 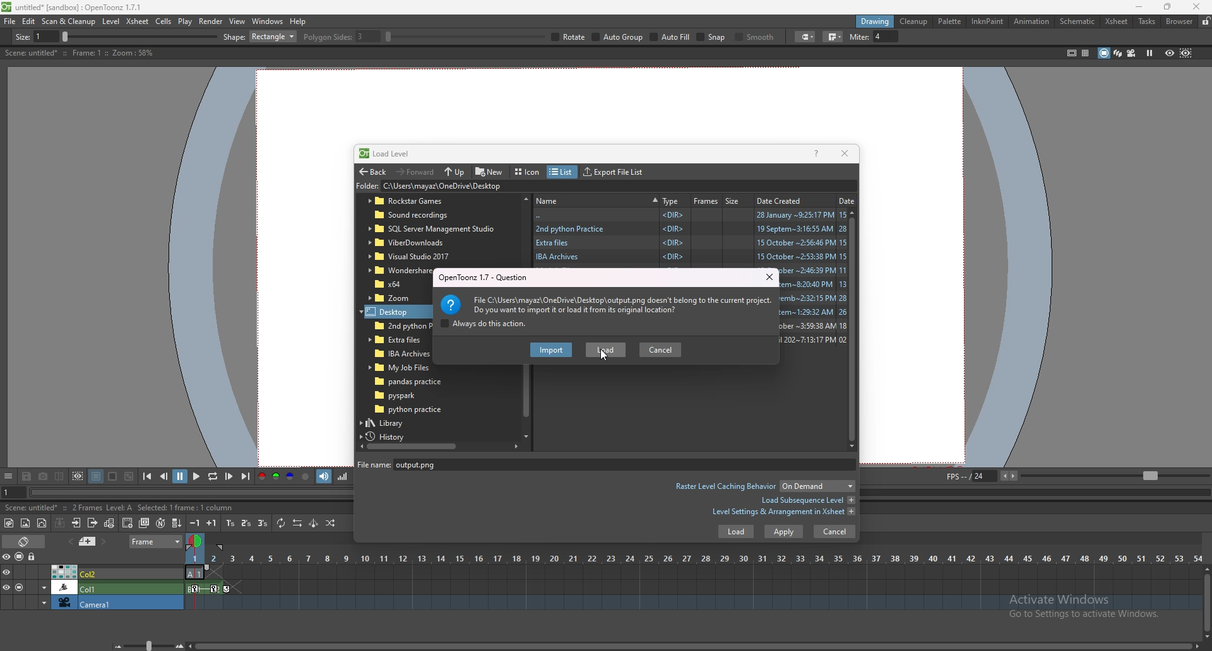 What do you see at coordinates (1206, 21) in the screenshot?
I see `lock` at bounding box center [1206, 21].